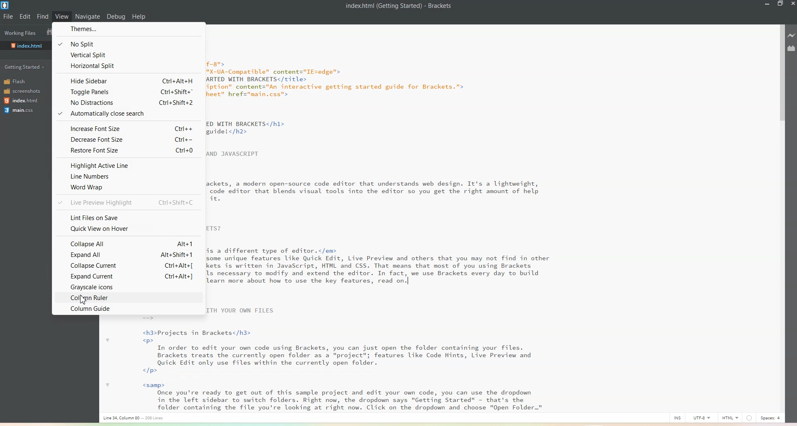 The image size is (797, 426). What do you see at coordinates (127, 42) in the screenshot?
I see `No split` at bounding box center [127, 42].